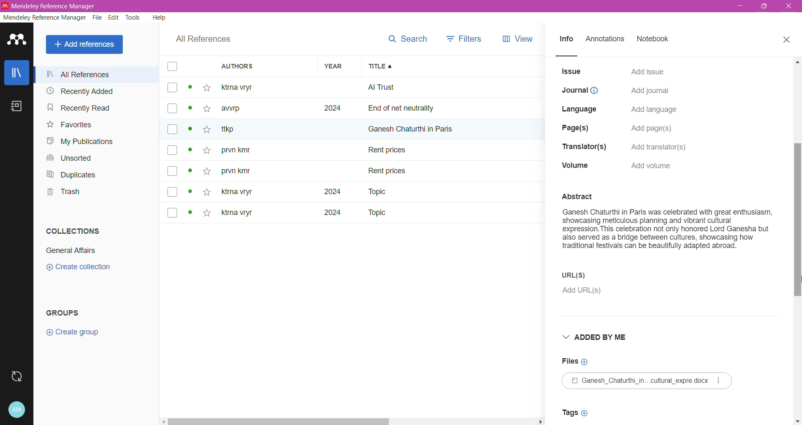  Describe the element at coordinates (18, 375) in the screenshot. I see `Last Sync` at that location.